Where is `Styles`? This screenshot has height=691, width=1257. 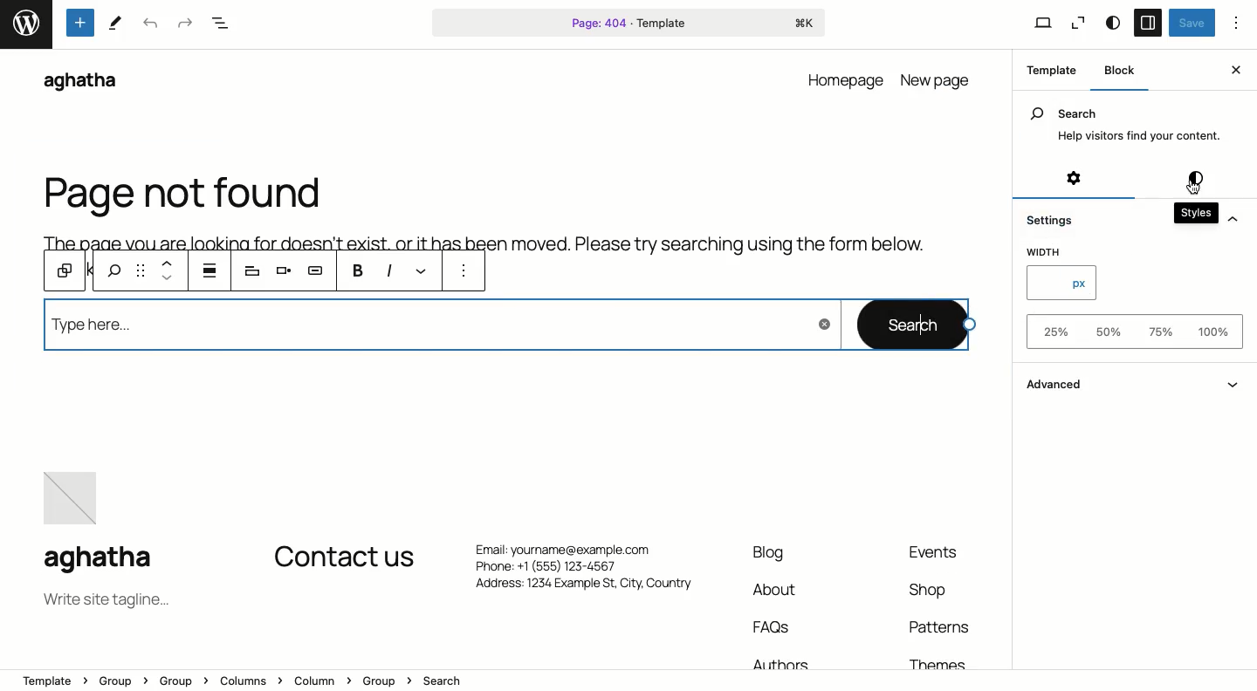 Styles is located at coordinates (1193, 214).